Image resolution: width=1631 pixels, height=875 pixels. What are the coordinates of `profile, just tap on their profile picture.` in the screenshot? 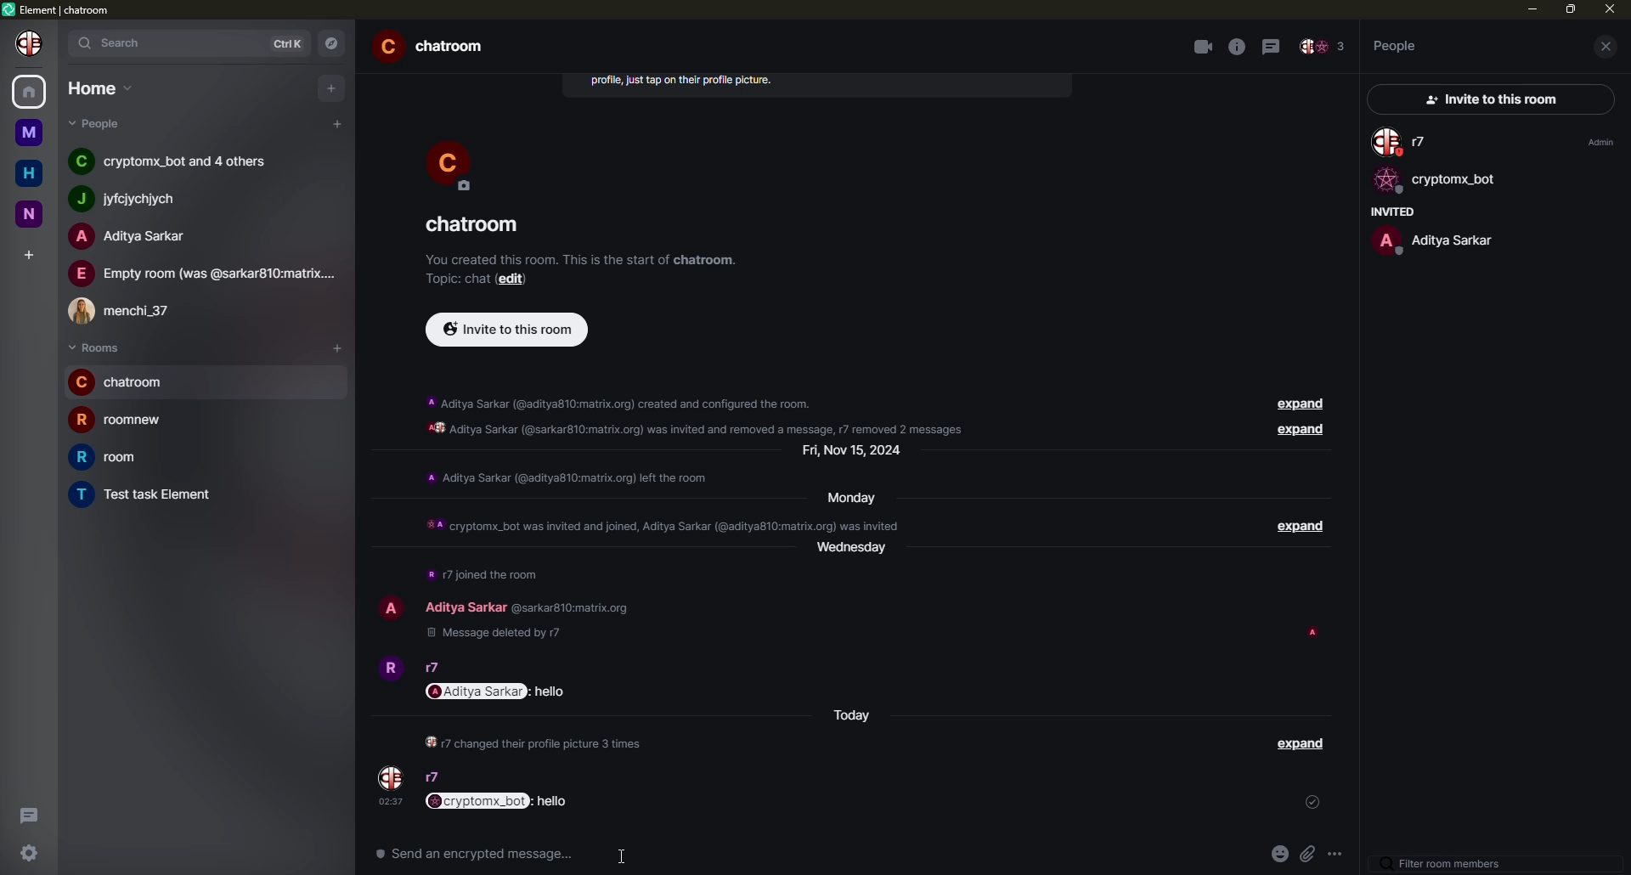 It's located at (683, 83).